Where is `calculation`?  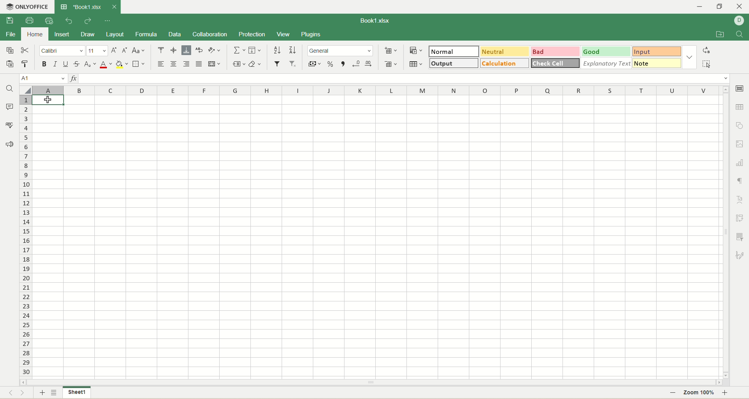 calculation is located at coordinates (503, 63).